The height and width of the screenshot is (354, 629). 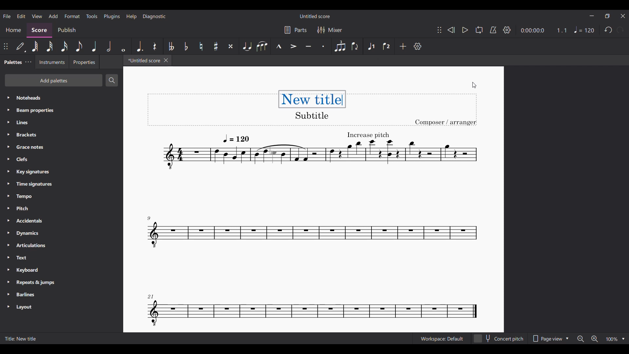 What do you see at coordinates (246, 46) in the screenshot?
I see `Tie` at bounding box center [246, 46].